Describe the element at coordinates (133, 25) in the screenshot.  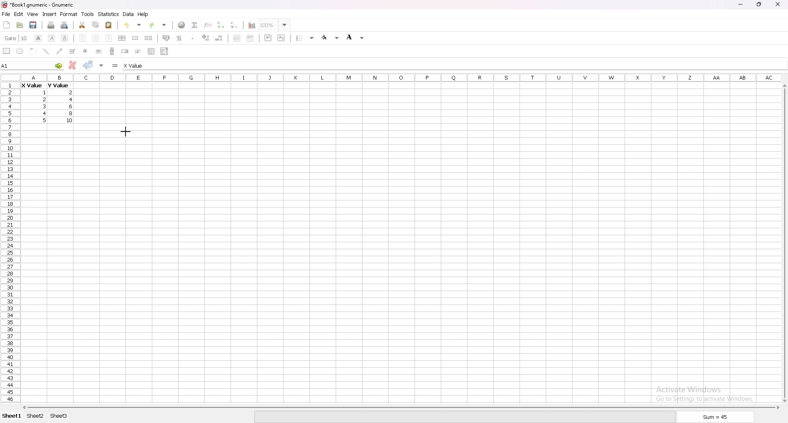
I see `undo` at that location.